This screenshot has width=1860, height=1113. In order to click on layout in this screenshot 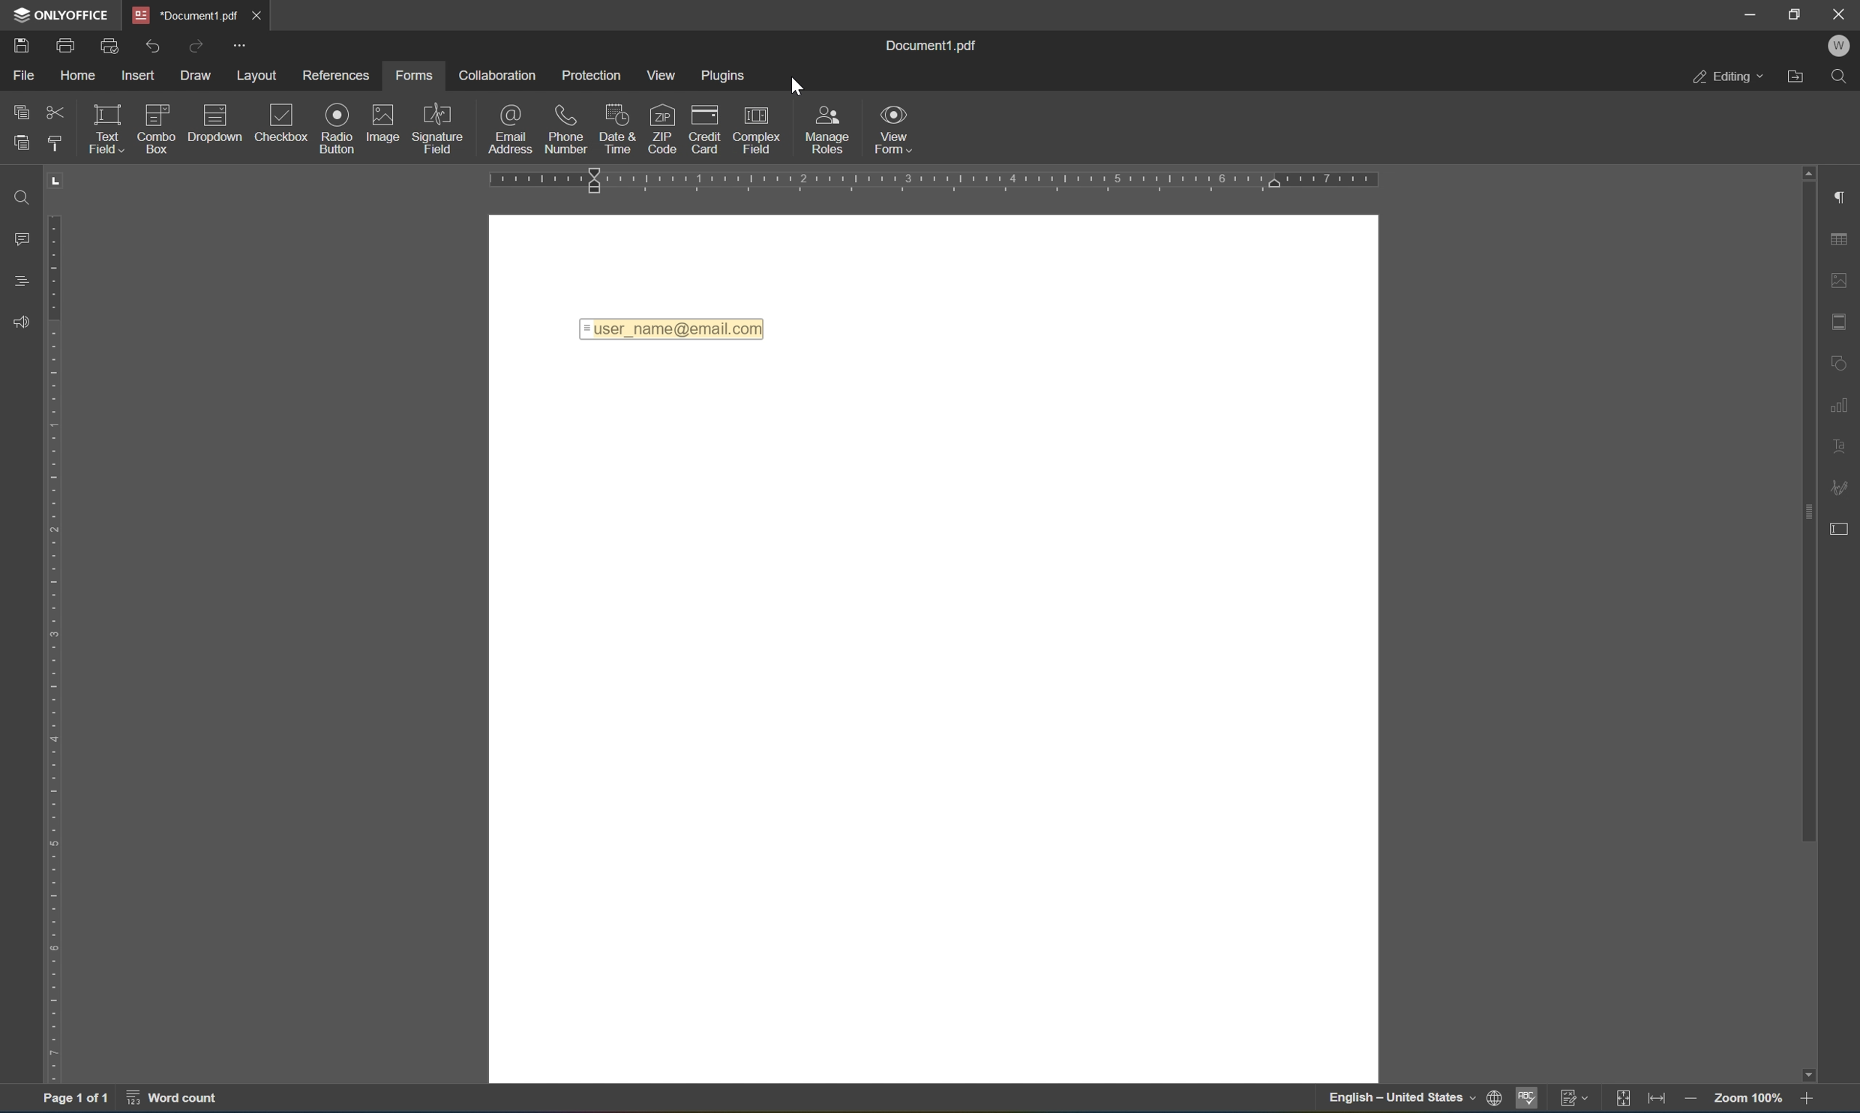, I will do `click(256, 77)`.